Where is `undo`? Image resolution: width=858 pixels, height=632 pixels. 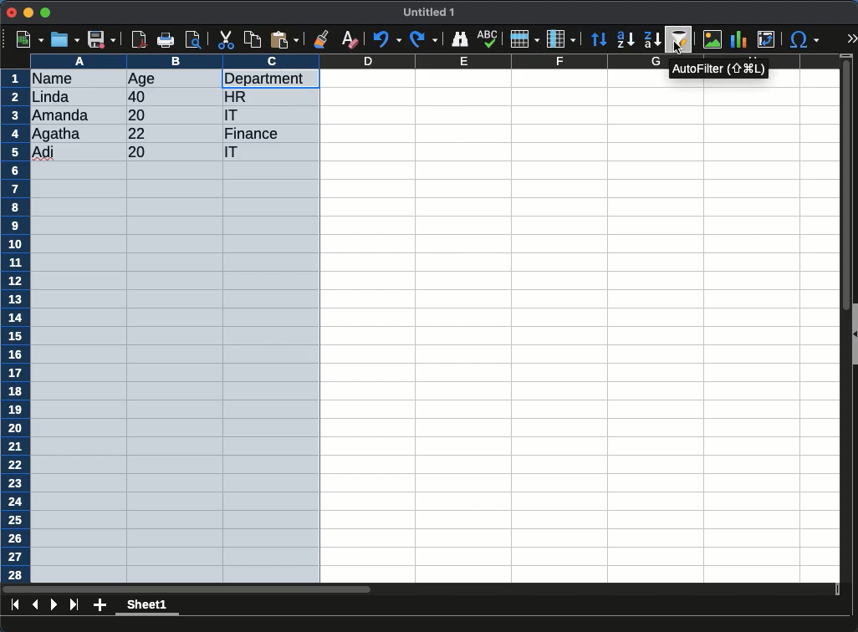 undo is located at coordinates (387, 40).